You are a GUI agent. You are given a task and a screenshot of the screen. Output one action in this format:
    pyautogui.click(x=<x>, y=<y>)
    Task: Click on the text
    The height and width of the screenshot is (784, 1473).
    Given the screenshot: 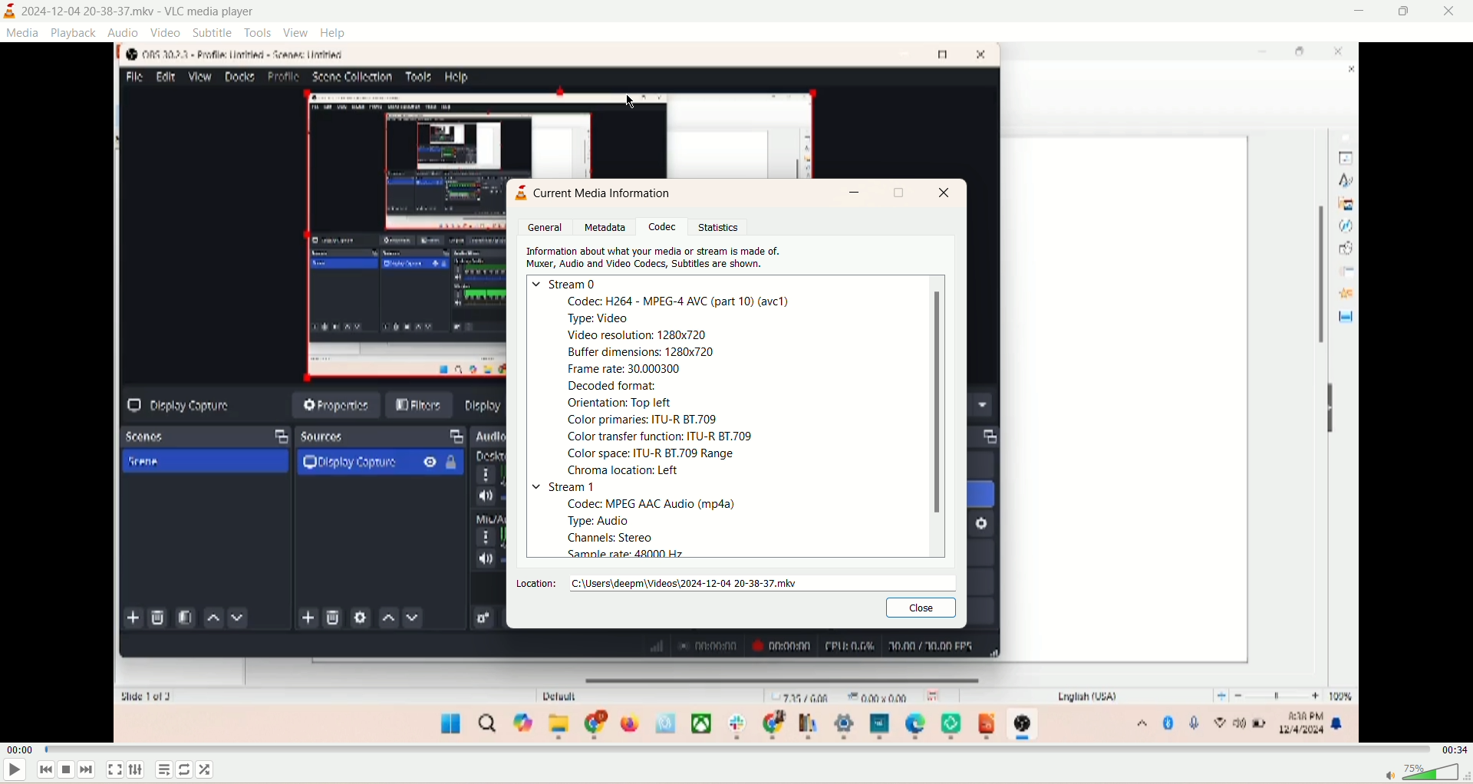 What is the action you would take?
    pyautogui.click(x=653, y=529)
    